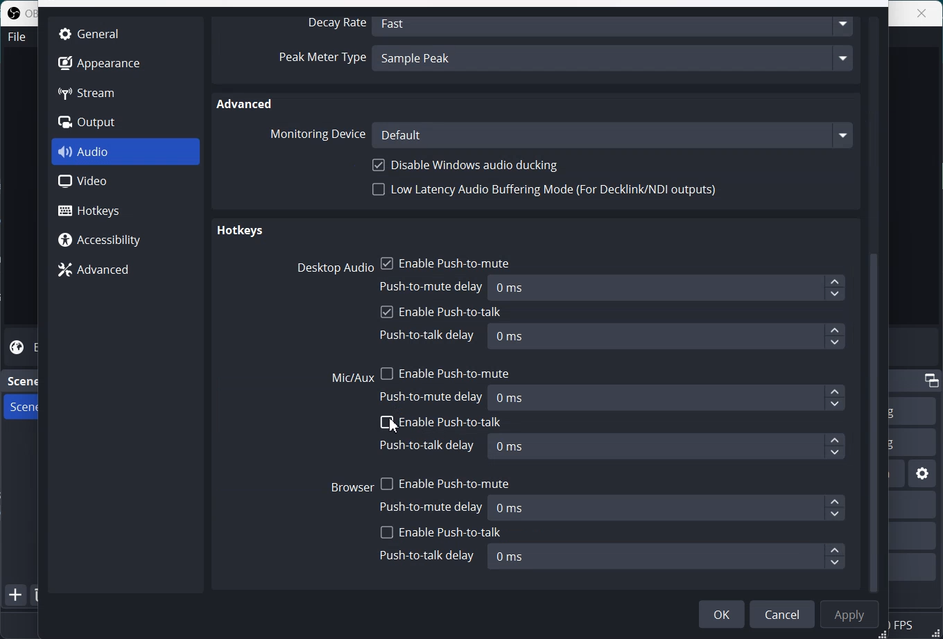 Image resolution: width=943 pixels, height=639 pixels. What do you see at coordinates (427, 336) in the screenshot?
I see `Push-to-talk delay` at bounding box center [427, 336].